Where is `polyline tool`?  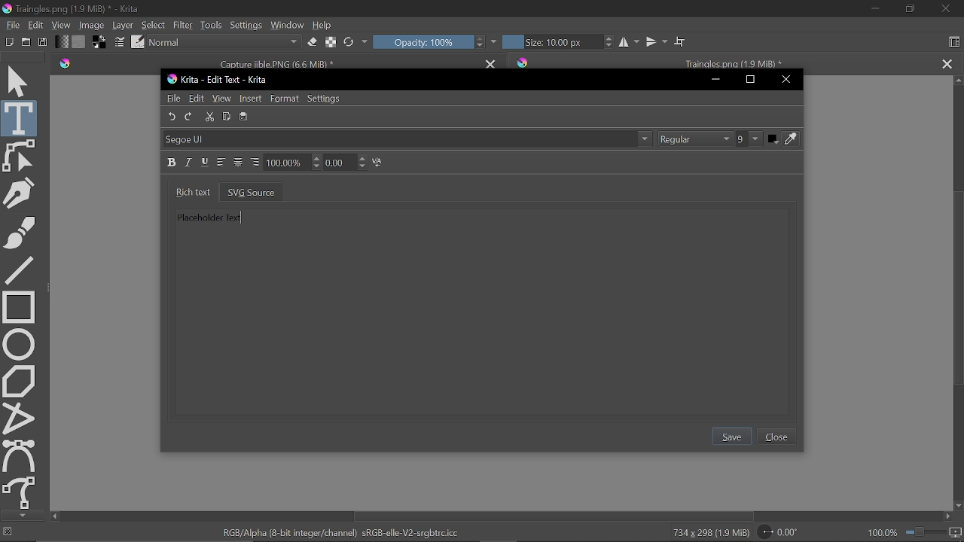 polyline tool is located at coordinates (20, 417).